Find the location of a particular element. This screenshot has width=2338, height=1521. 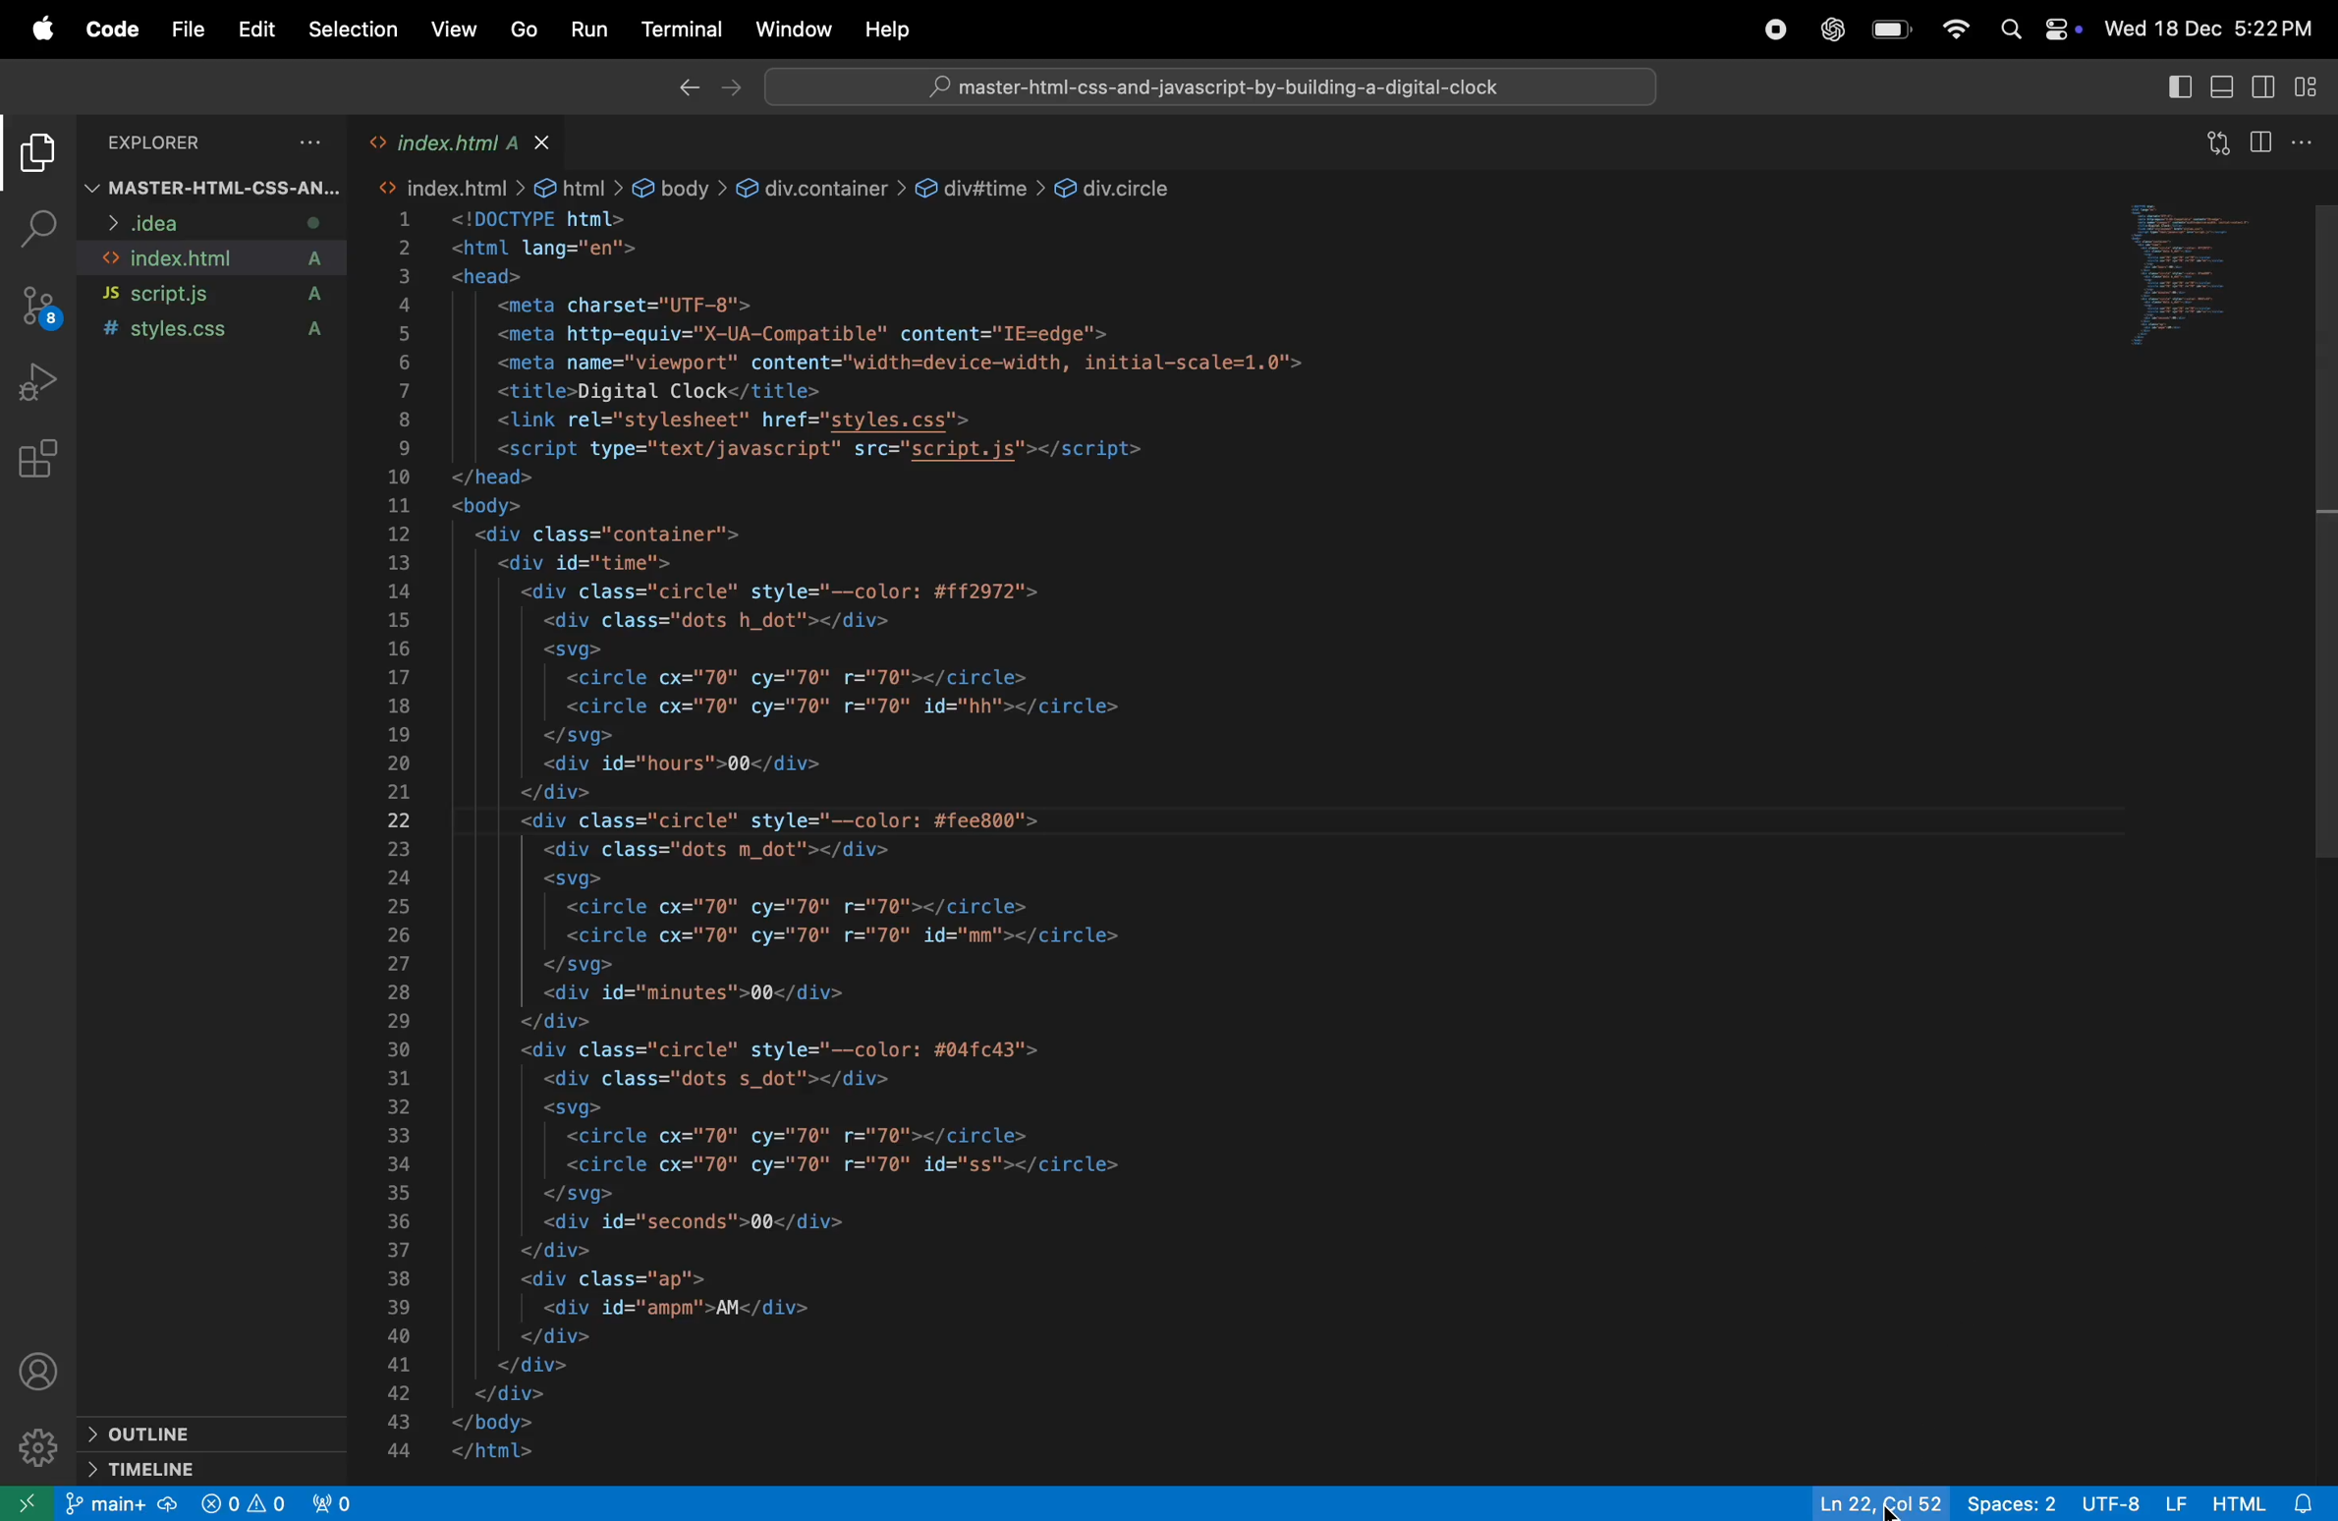

wifi is located at coordinates (1951, 32).